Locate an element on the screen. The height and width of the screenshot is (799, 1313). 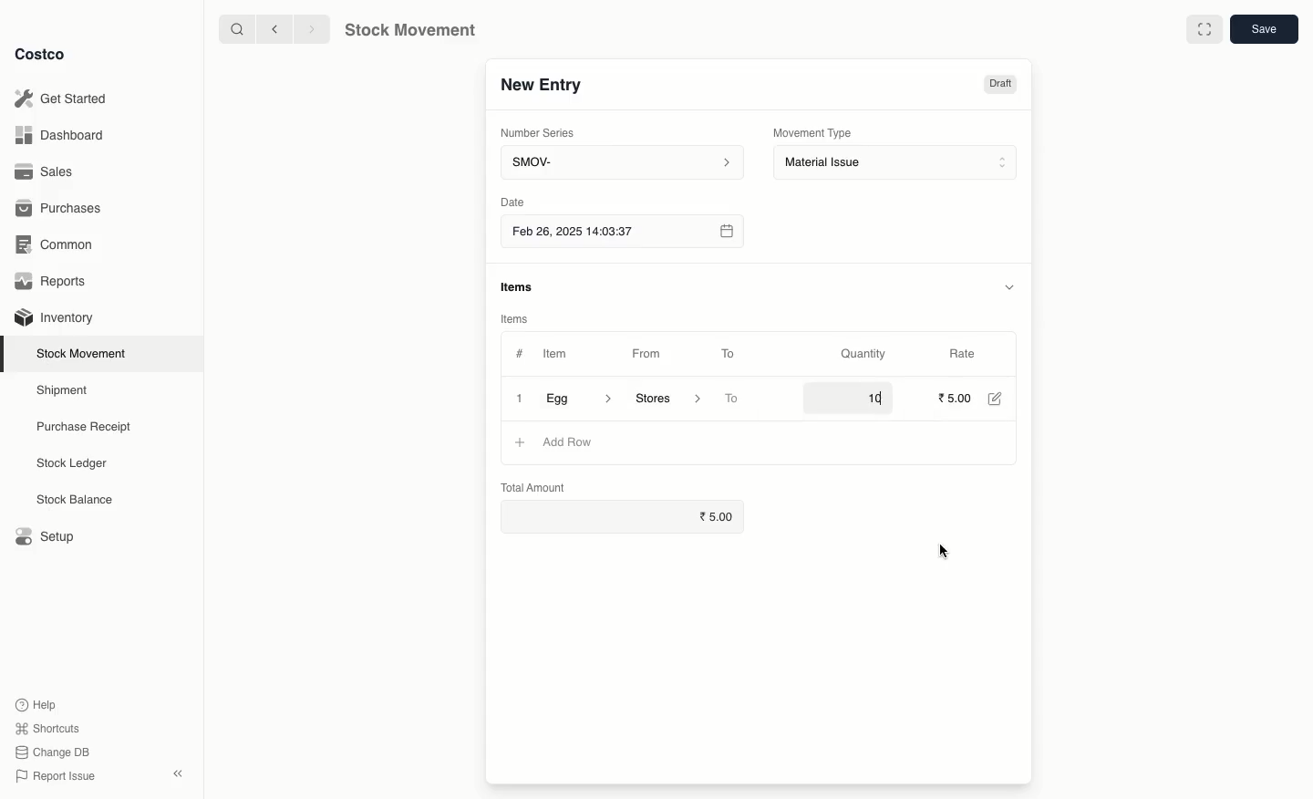
Stock Movement is located at coordinates (85, 353).